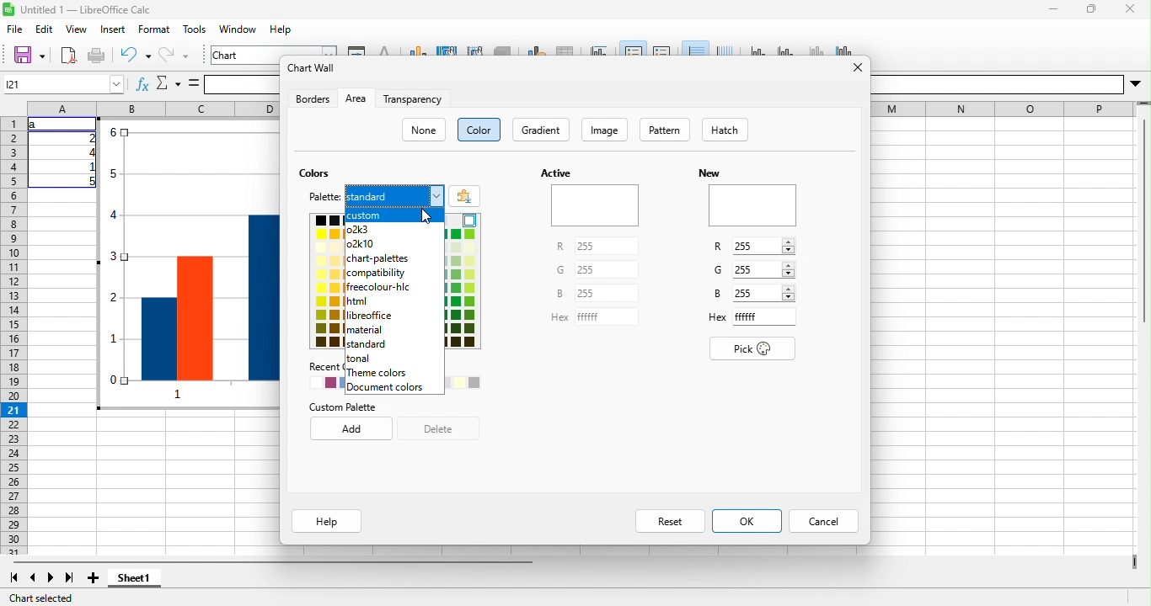 This screenshot has width=1151, height=606. I want to click on Hex, so click(559, 317).